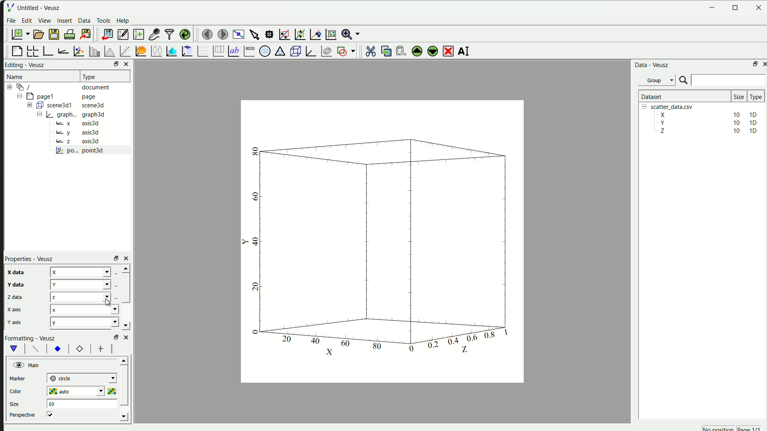 The image size is (767, 431). I want to click on plot points, so click(77, 51).